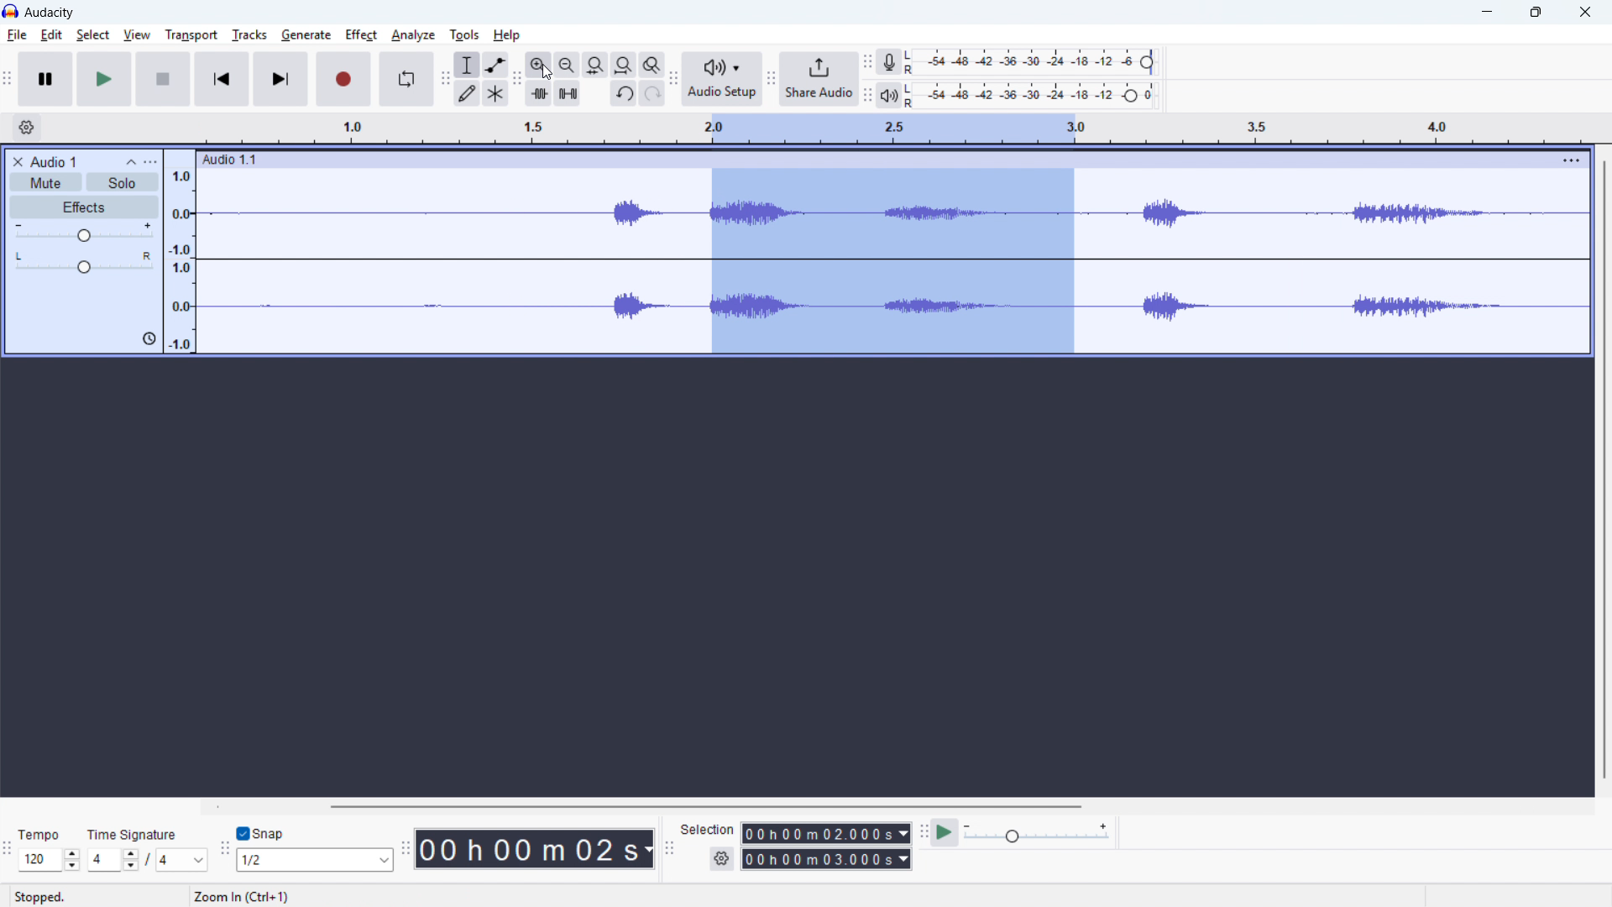  What do you see at coordinates (49, 859) in the screenshot?
I see `Set tempo` at bounding box center [49, 859].